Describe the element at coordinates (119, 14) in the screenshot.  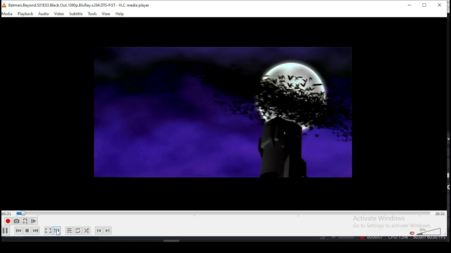
I see `help` at that location.